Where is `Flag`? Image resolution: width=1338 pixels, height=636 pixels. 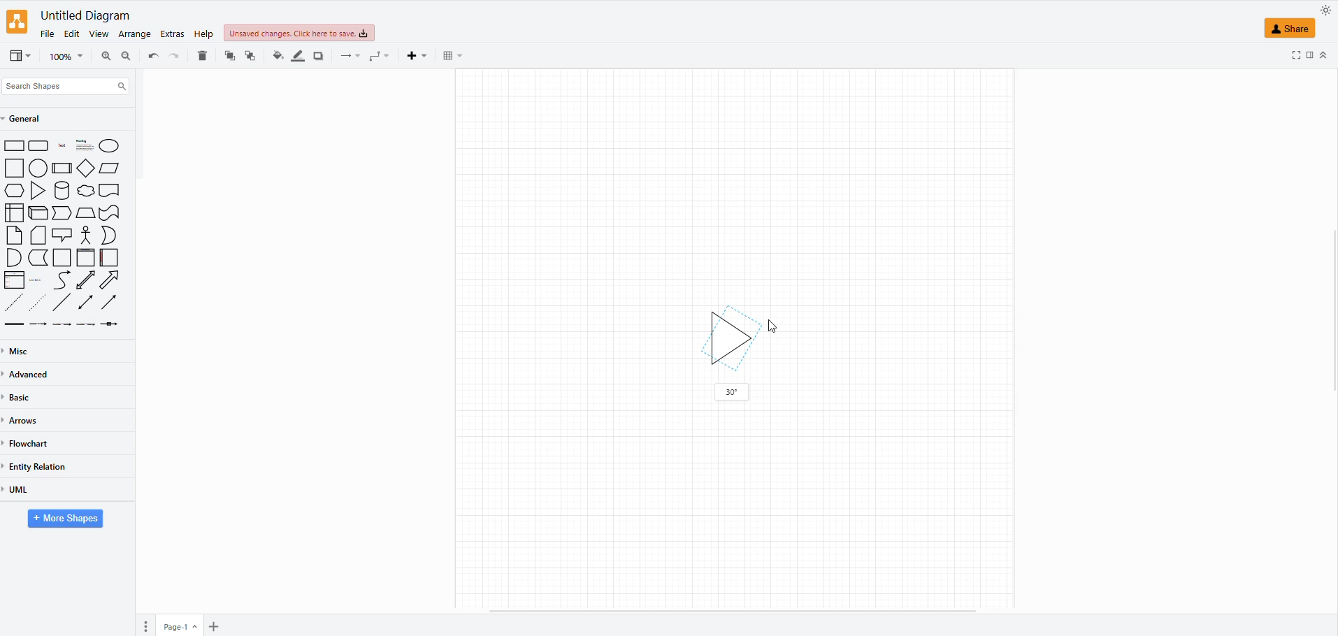 Flag is located at coordinates (110, 214).